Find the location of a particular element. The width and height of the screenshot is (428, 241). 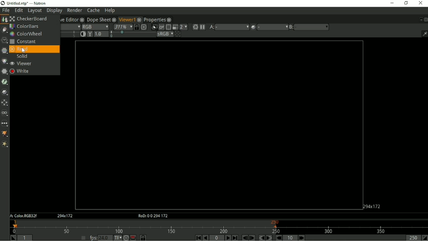

Set playback frame rate is located at coordinates (83, 237).